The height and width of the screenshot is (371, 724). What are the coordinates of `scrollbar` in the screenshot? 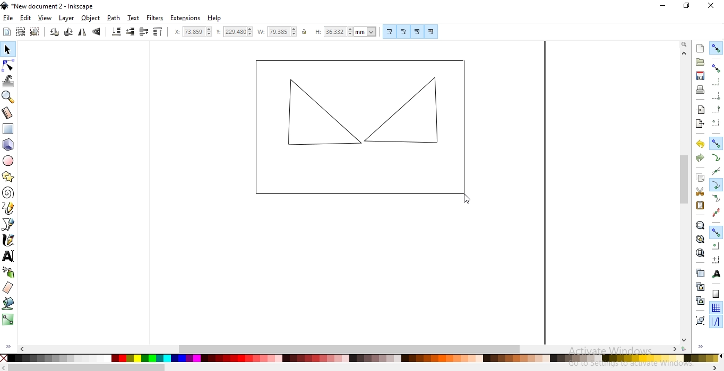 It's located at (365, 367).